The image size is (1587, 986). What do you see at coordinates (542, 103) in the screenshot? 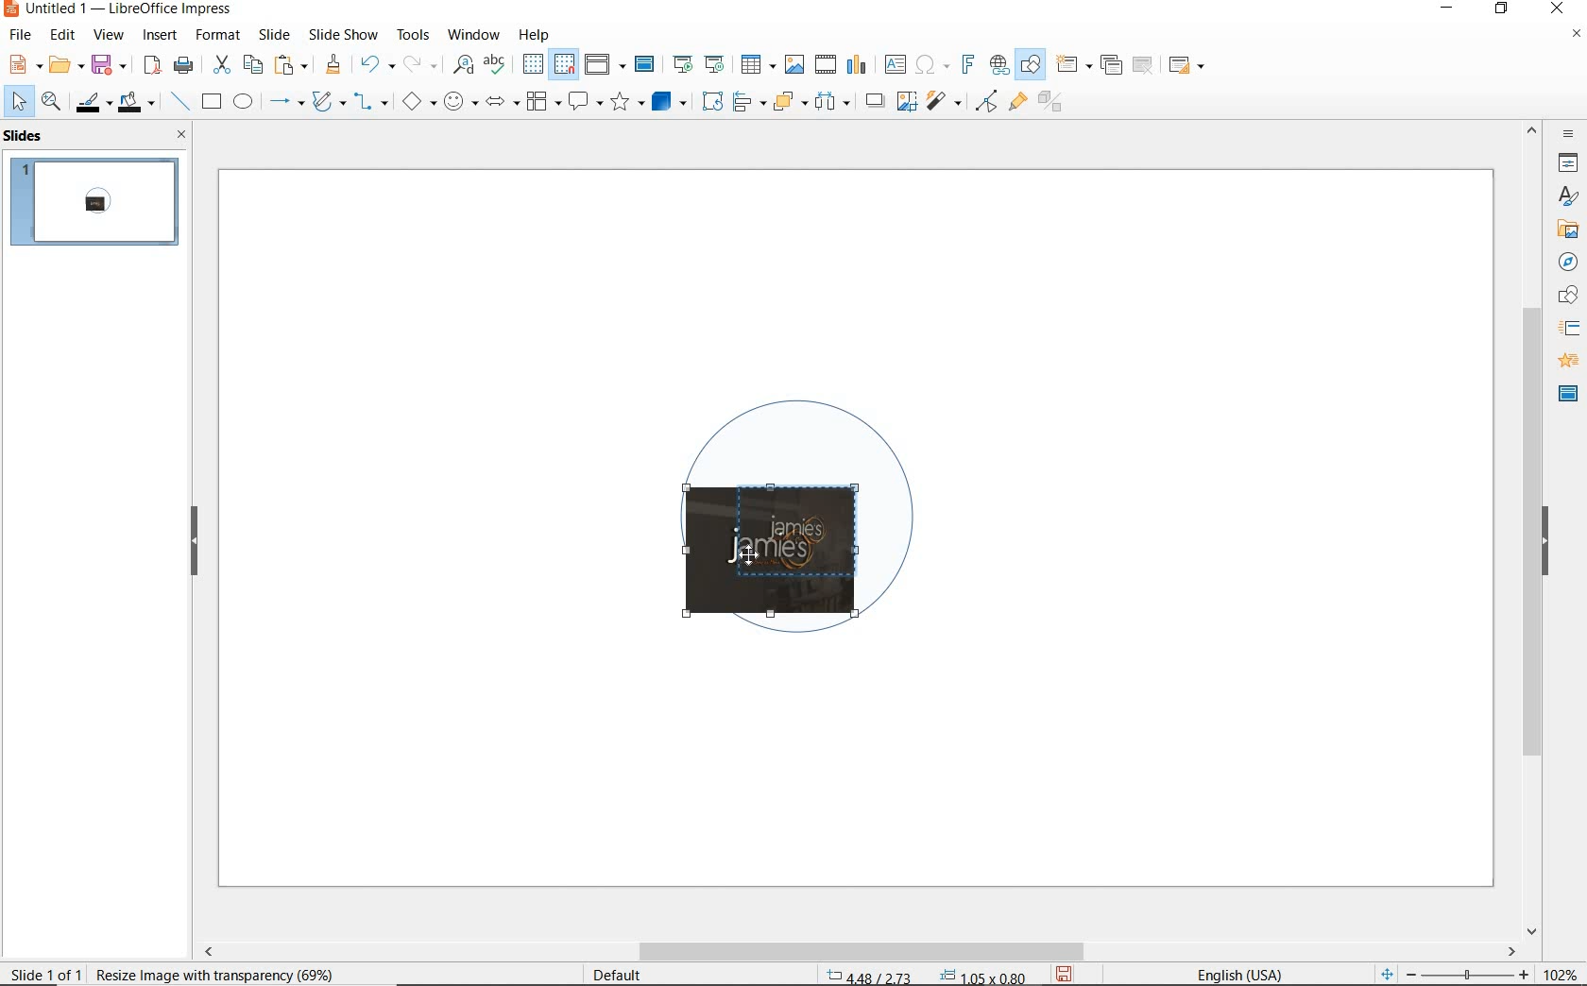
I see `flowchart` at bounding box center [542, 103].